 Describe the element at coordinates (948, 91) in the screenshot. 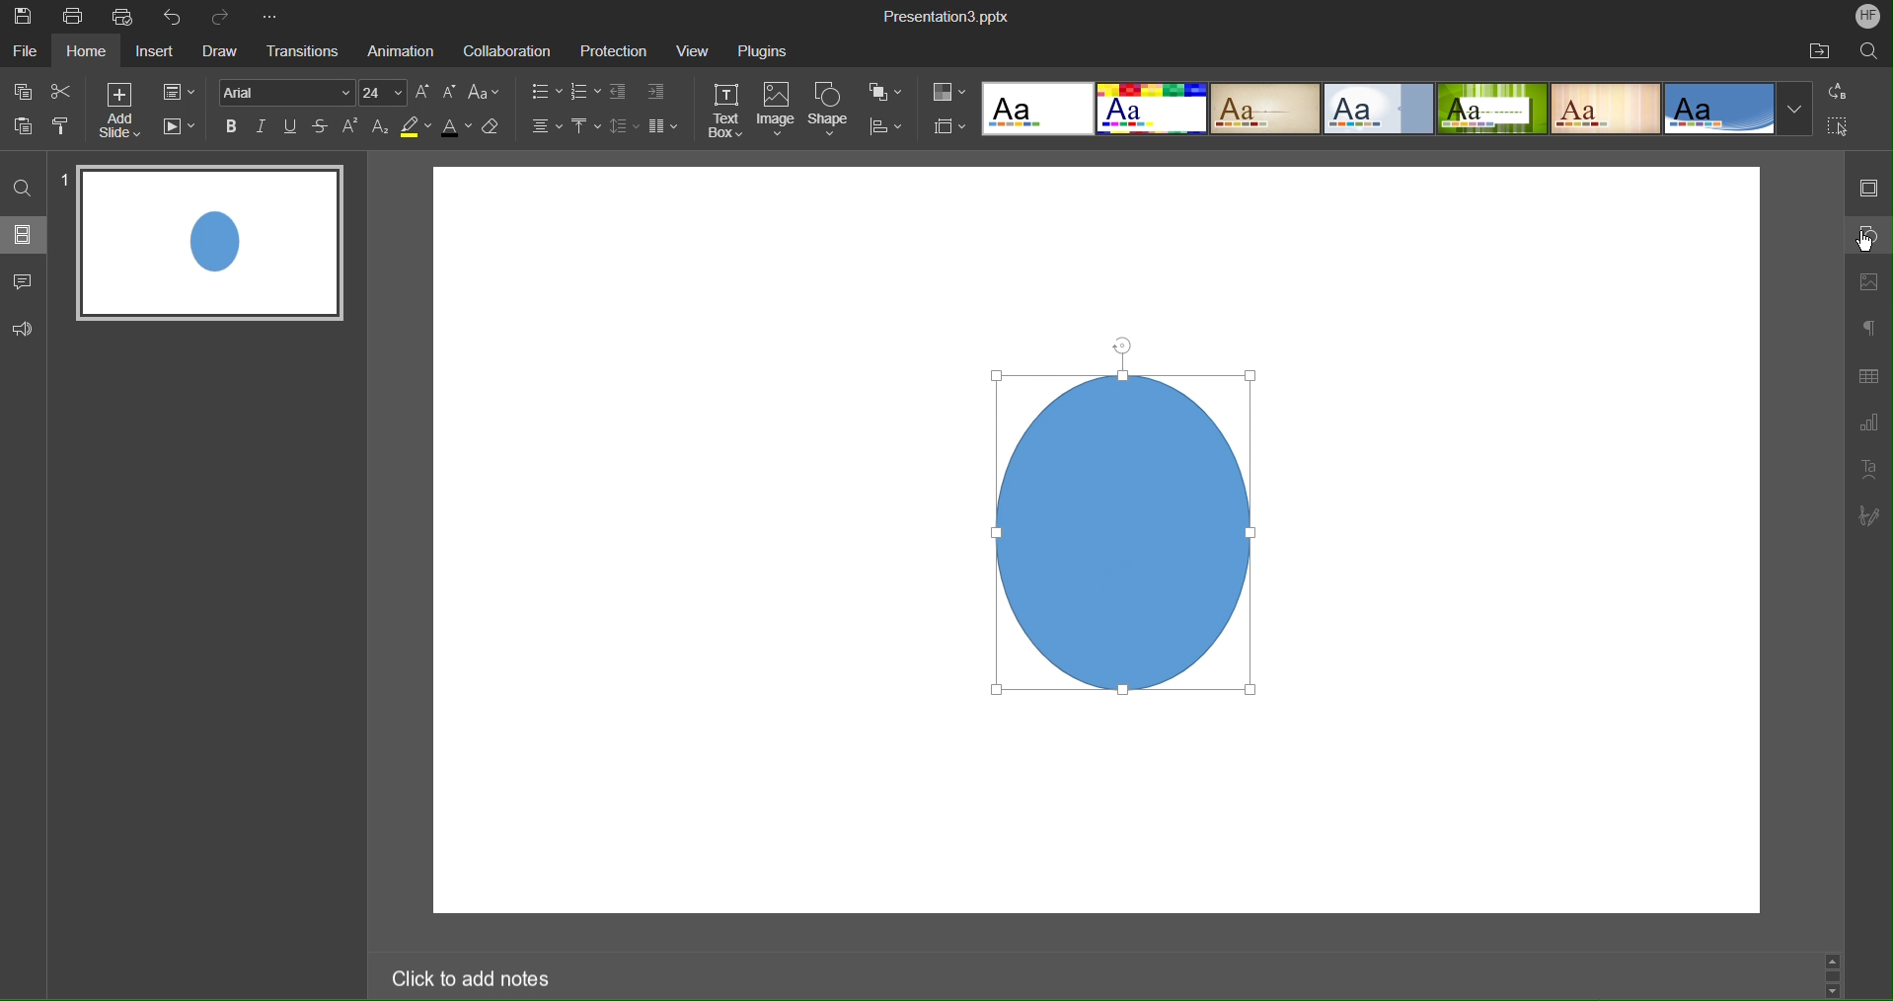

I see `Color Options` at that location.